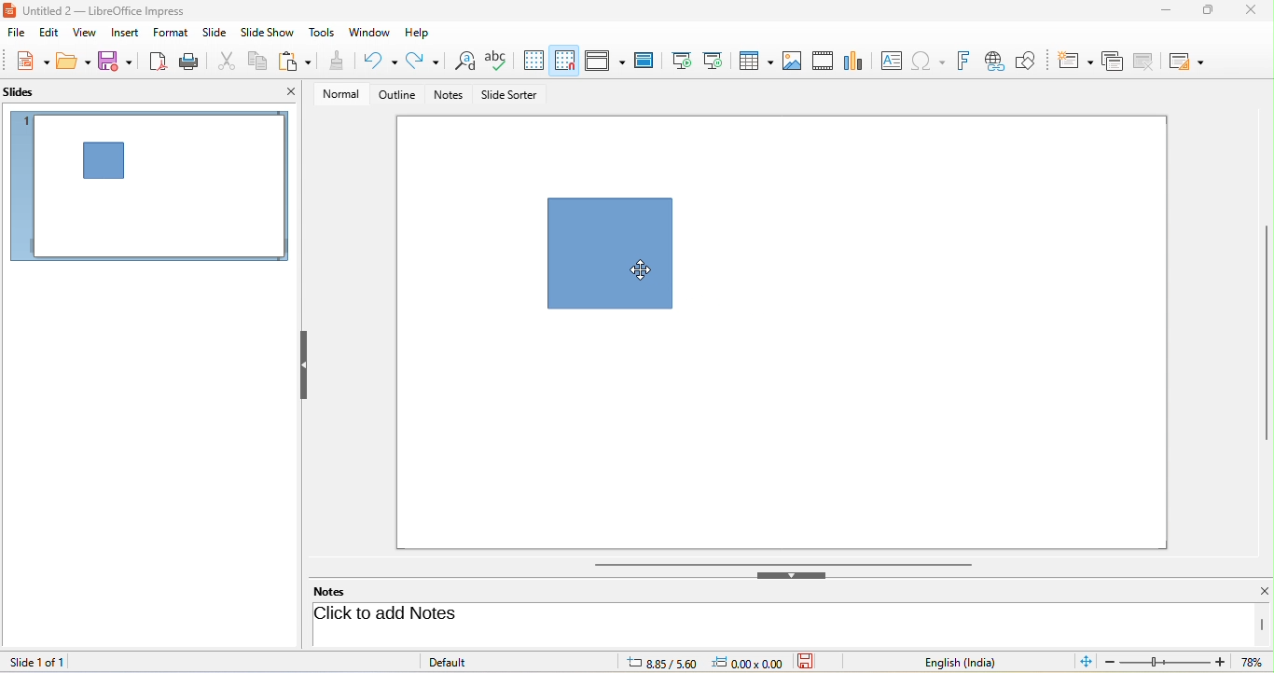 This screenshot has height=673, width=1274. What do you see at coordinates (394, 95) in the screenshot?
I see `outline` at bounding box center [394, 95].